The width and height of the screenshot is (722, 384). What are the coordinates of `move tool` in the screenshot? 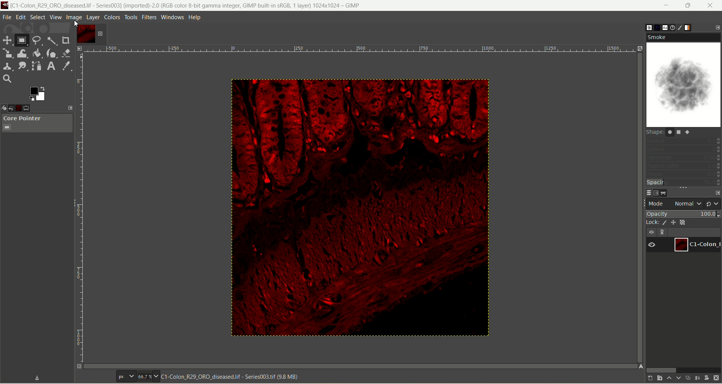 It's located at (8, 41).